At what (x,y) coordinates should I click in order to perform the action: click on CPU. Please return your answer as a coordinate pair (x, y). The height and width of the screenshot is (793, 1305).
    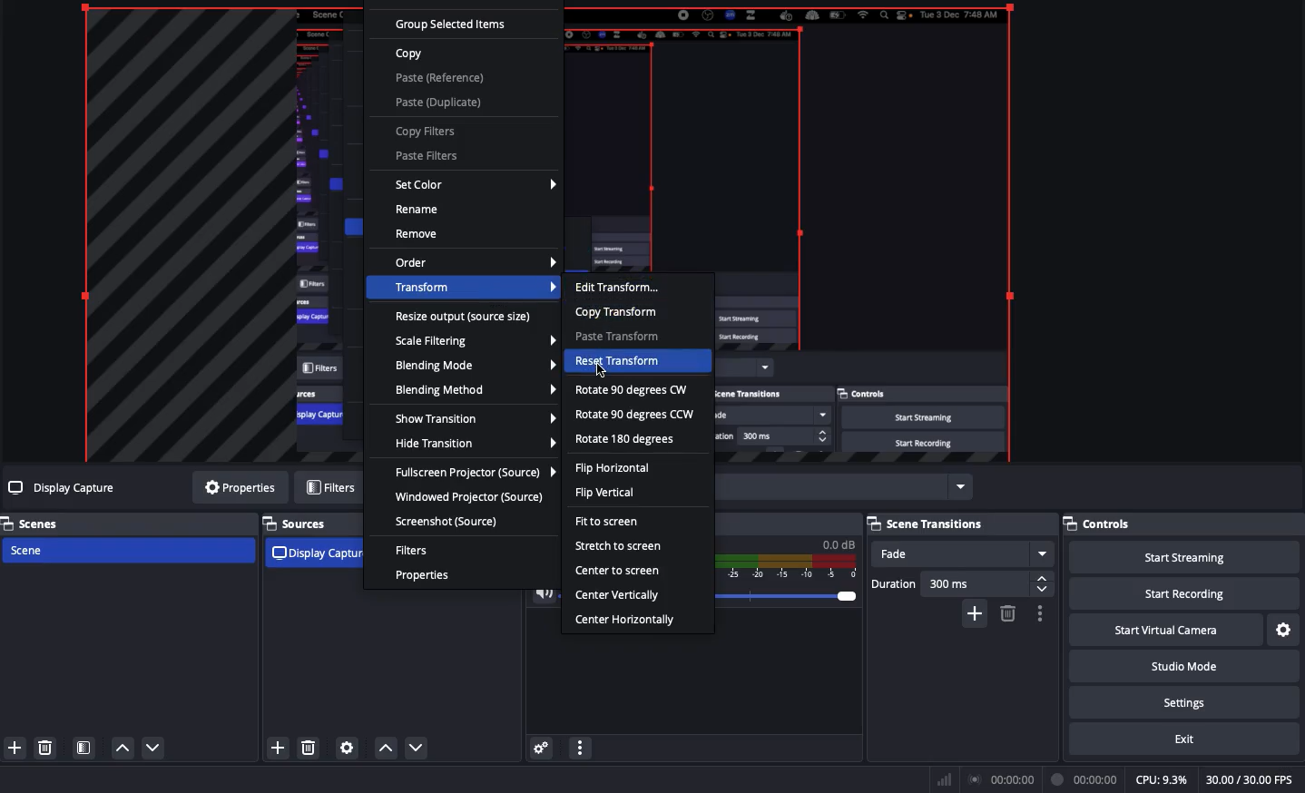
    Looking at the image, I should click on (1163, 780).